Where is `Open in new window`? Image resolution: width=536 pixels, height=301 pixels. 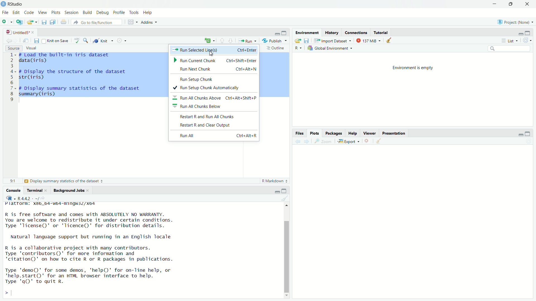
Open in new window is located at coordinates (26, 40).